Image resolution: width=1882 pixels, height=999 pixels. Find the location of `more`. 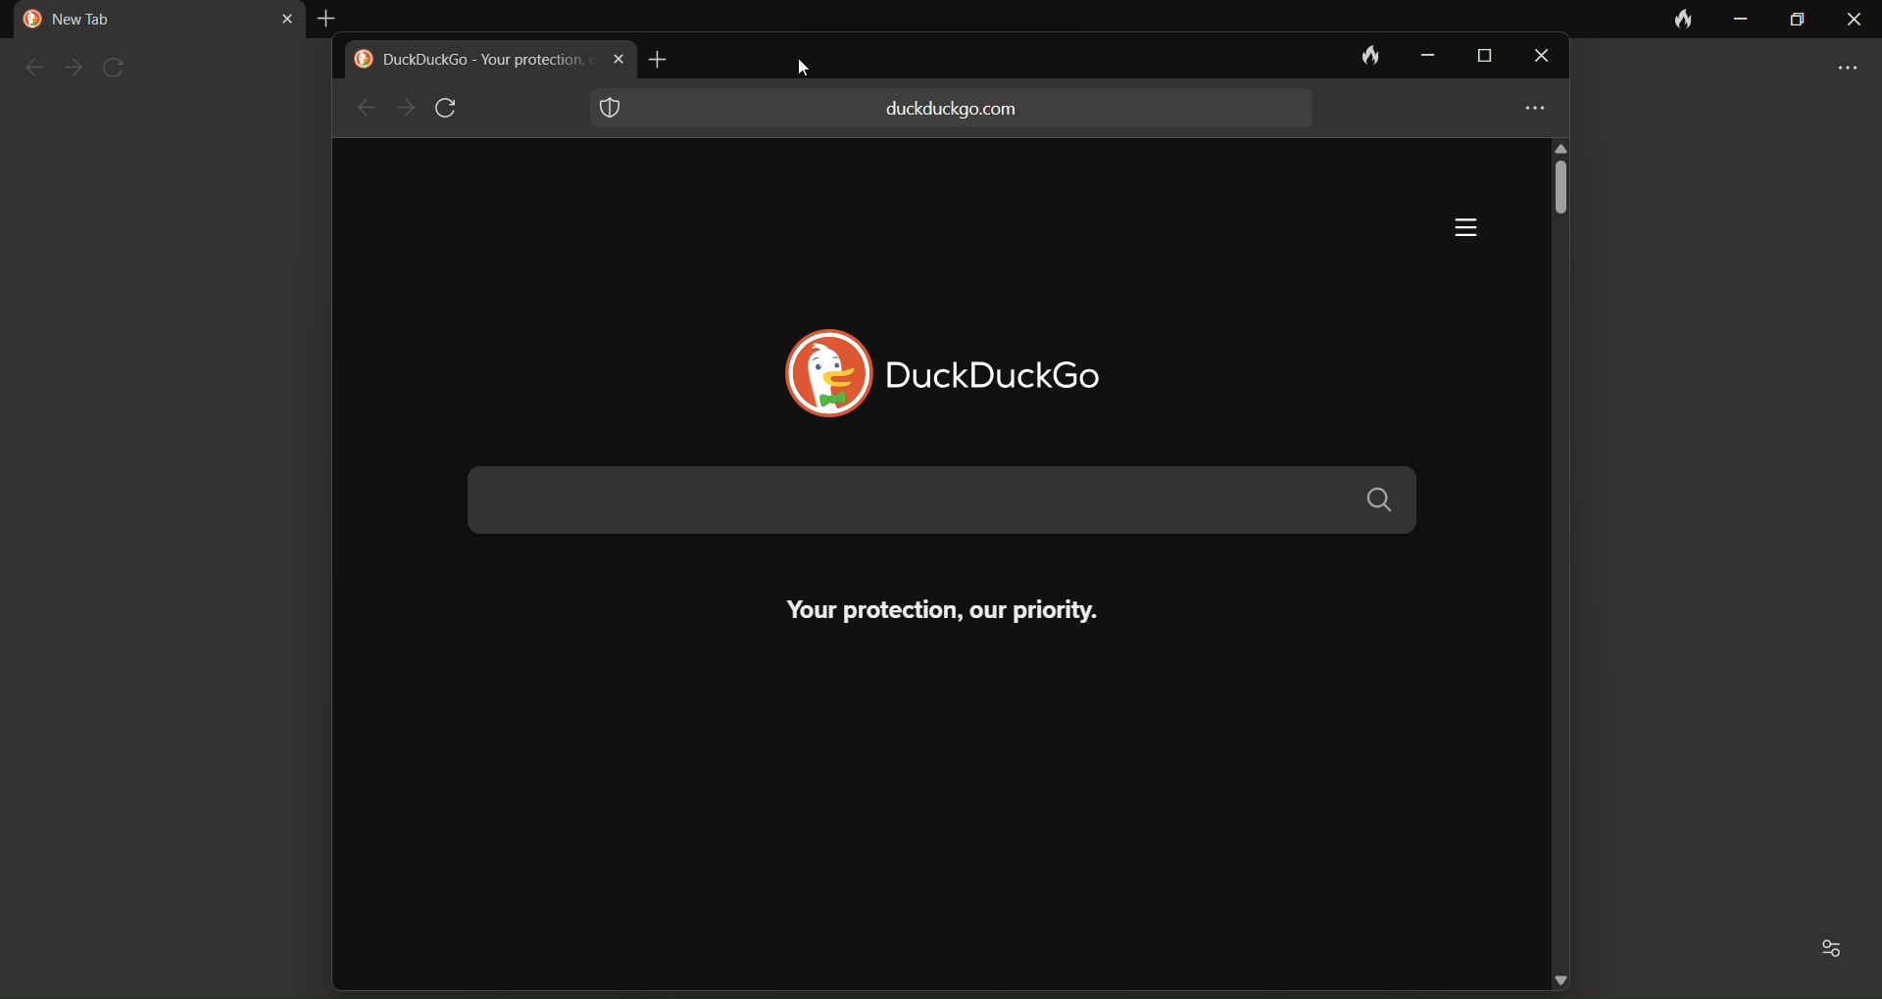

more is located at coordinates (1839, 70).